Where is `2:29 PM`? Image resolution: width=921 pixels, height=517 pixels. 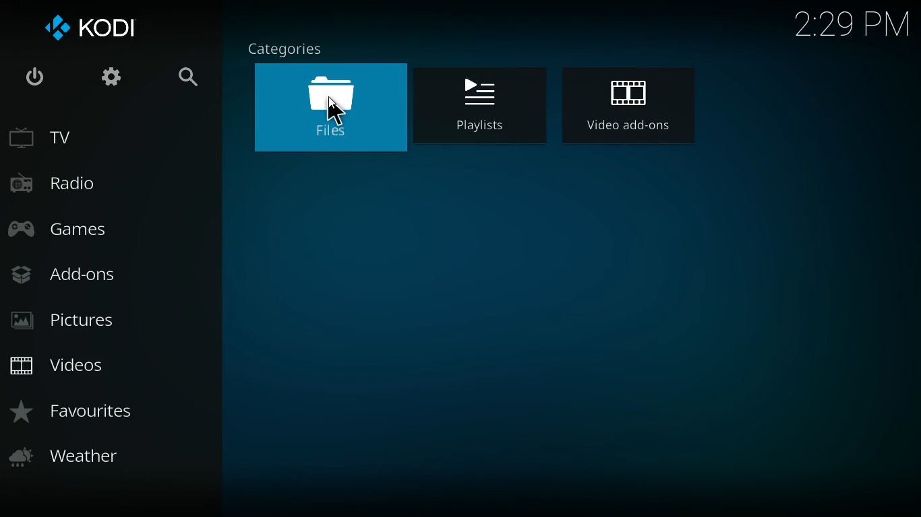
2:29 PM is located at coordinates (852, 24).